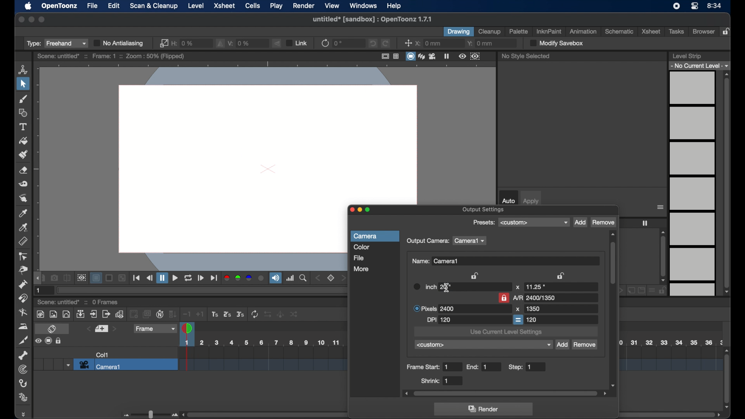 This screenshot has width=745, height=419. I want to click on 1080, so click(533, 308).